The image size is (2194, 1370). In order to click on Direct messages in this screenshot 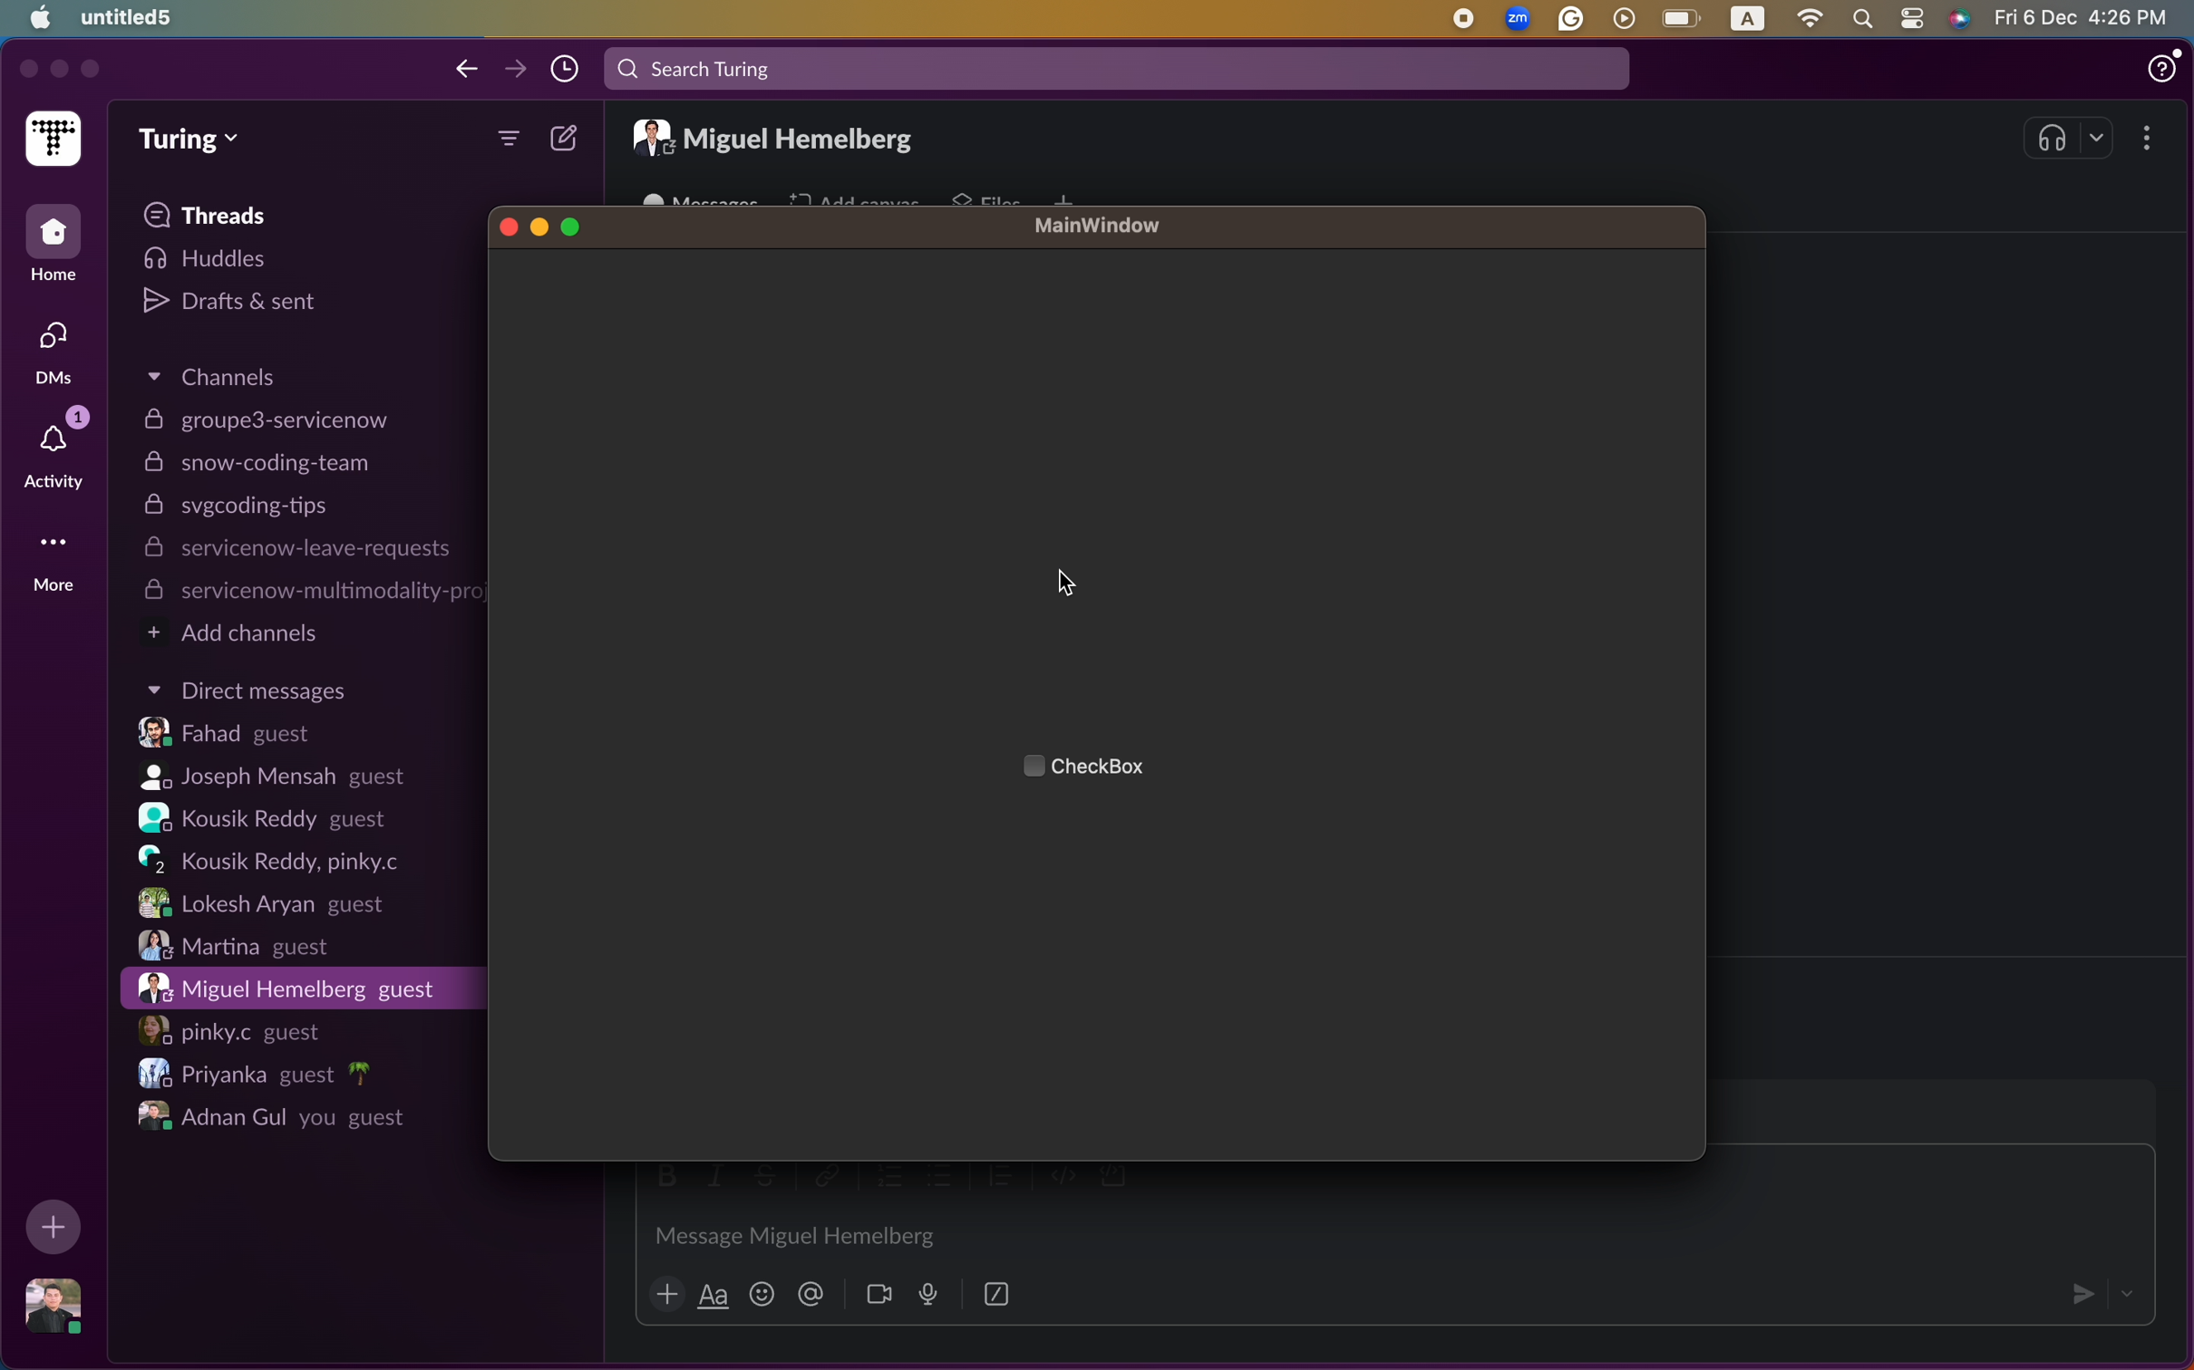, I will do `click(246, 690)`.